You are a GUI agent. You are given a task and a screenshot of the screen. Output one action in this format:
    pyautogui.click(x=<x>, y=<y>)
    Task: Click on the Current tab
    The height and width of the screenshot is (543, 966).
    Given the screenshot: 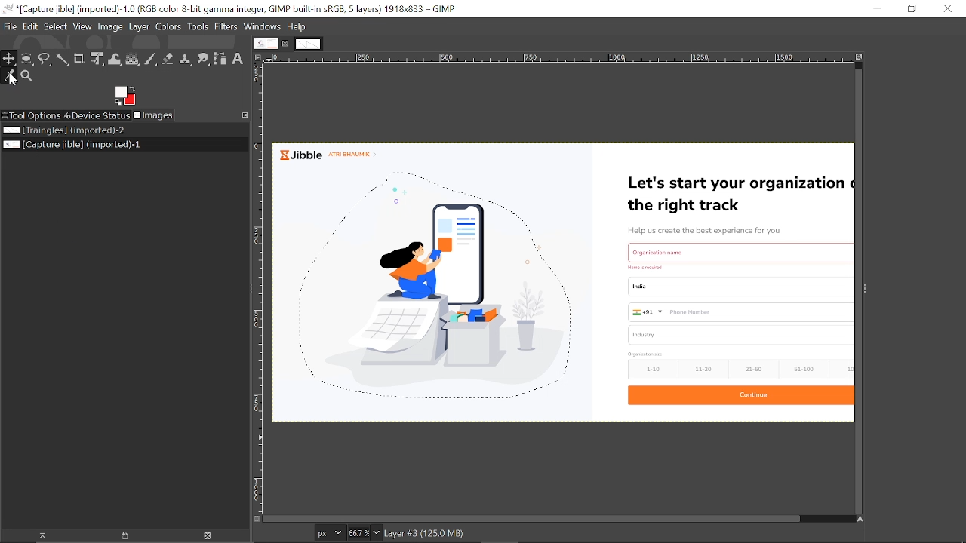 What is the action you would take?
    pyautogui.click(x=265, y=43)
    